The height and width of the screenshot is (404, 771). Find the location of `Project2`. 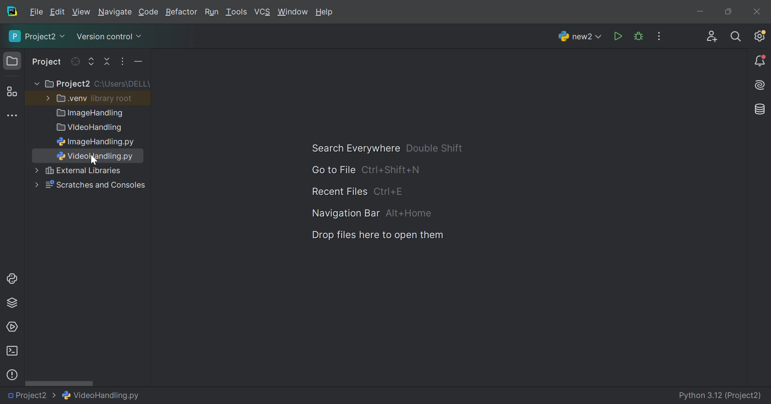

Project2 is located at coordinates (67, 84).